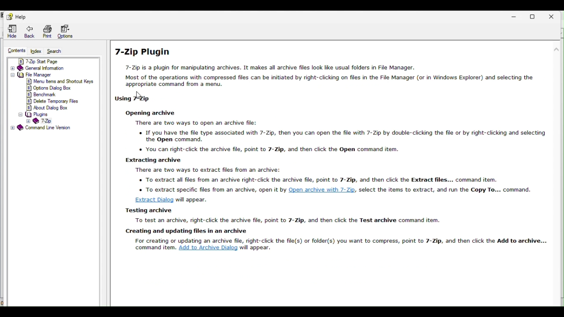  I want to click on | Using 7-Zip, so click(131, 99).